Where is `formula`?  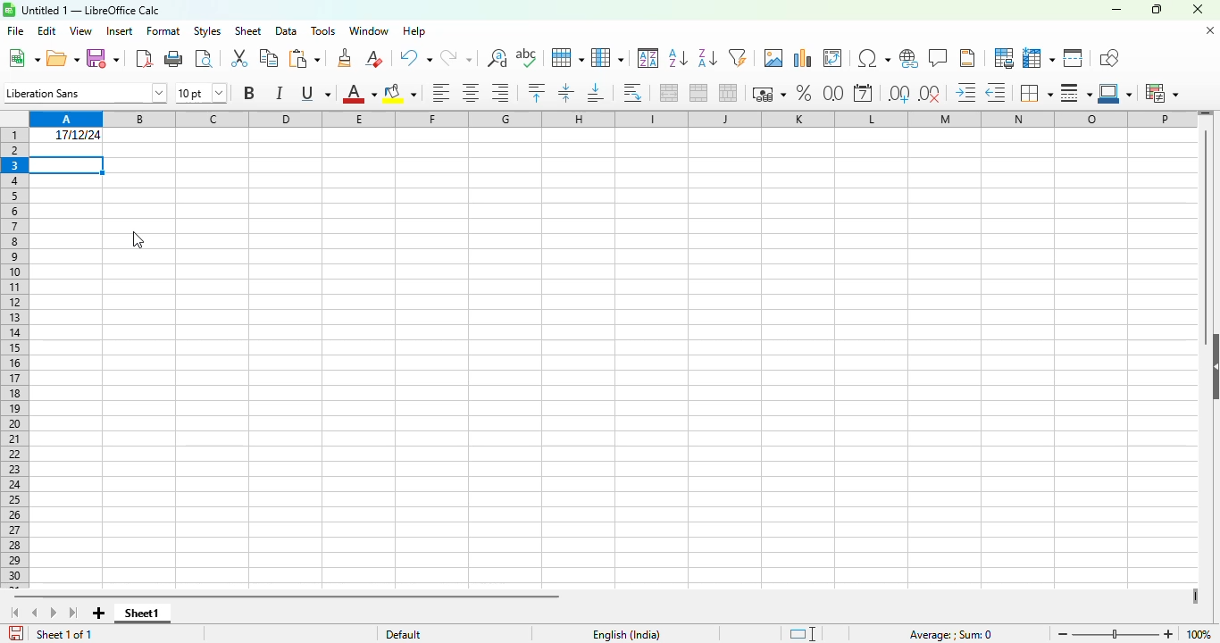 formula is located at coordinates (950, 635).